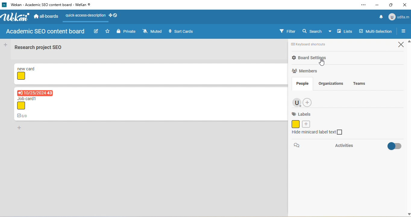 This screenshot has width=411, height=217. What do you see at coordinates (408, 41) in the screenshot?
I see `scroll up ` at bounding box center [408, 41].